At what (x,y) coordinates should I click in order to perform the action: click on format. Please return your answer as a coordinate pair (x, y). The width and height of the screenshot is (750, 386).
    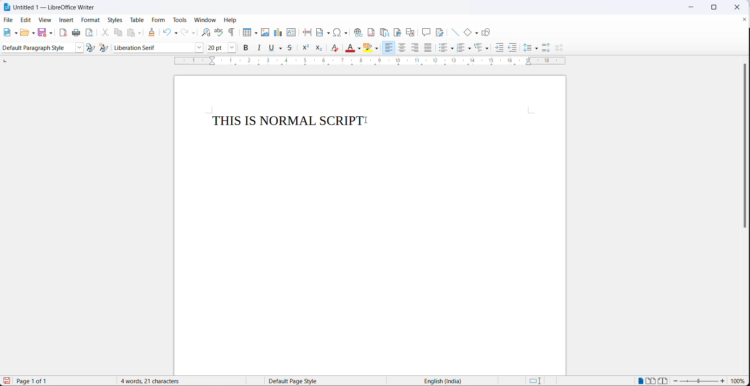
    Looking at the image, I should click on (90, 20).